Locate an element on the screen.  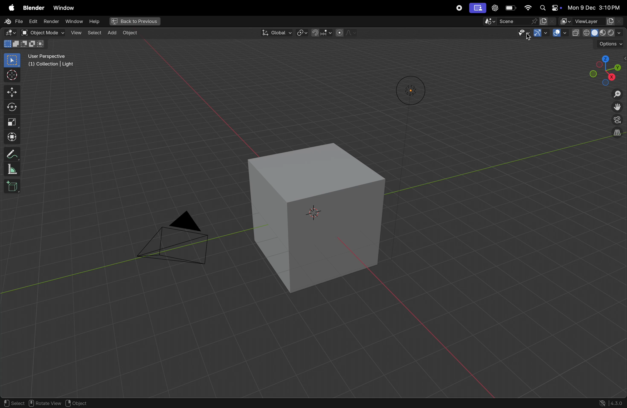
select is located at coordinates (94, 33).